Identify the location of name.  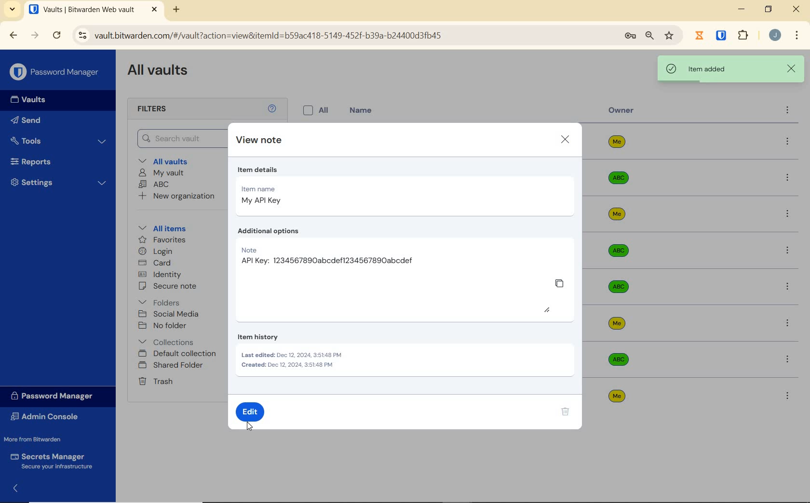
(362, 110).